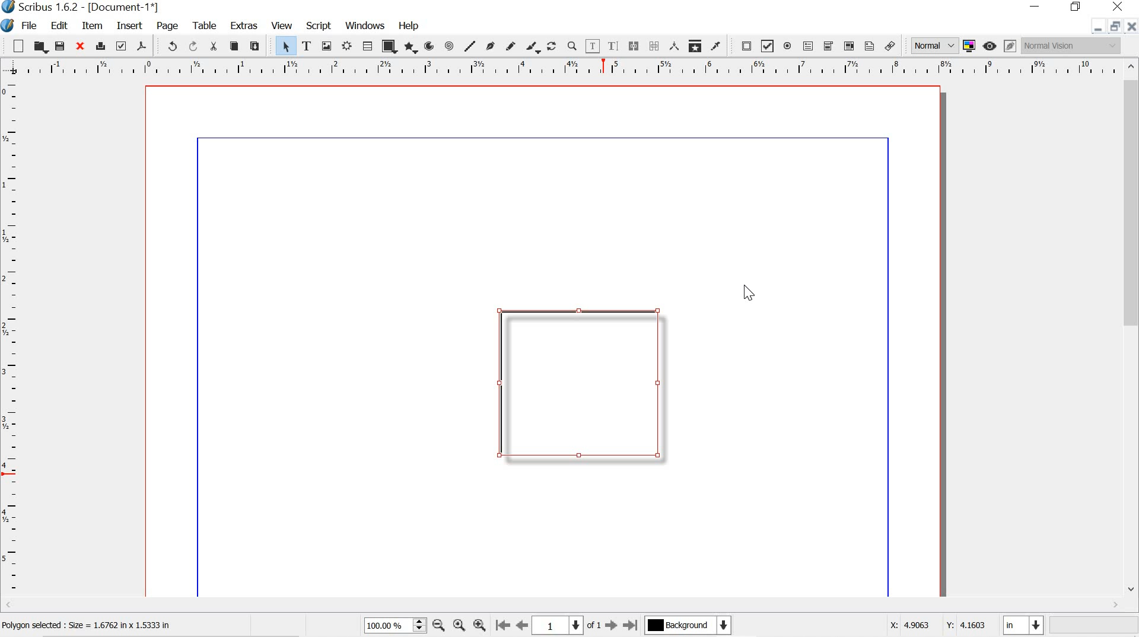 The image size is (1139, 637). Describe the element at coordinates (512, 46) in the screenshot. I see `freehand line` at that location.